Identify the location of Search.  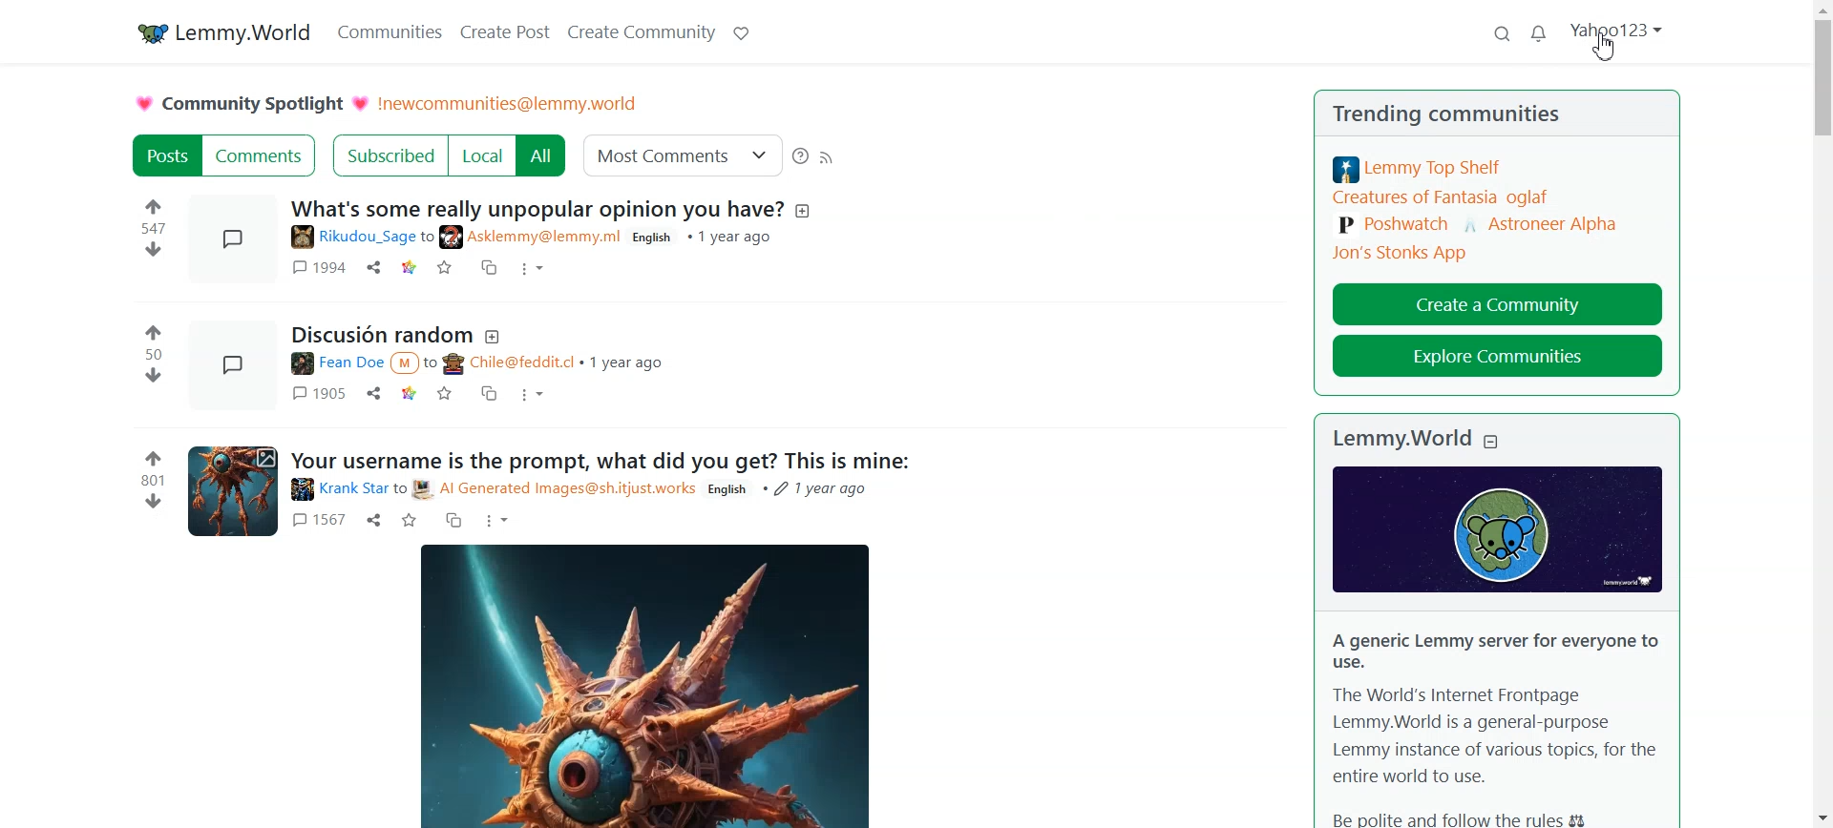
(1502, 35).